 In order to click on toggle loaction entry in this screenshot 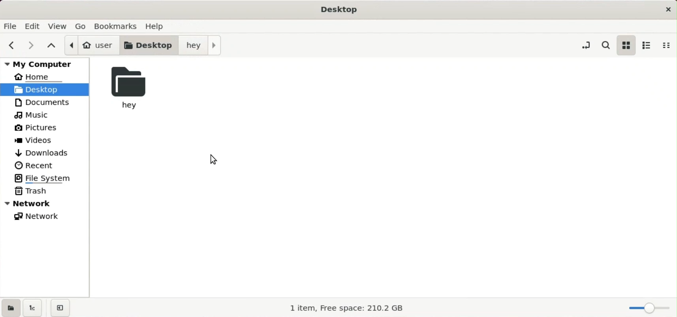, I will do `click(585, 45)`.